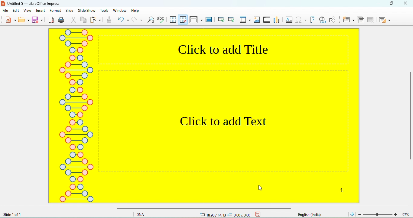  Describe the element at coordinates (162, 20) in the screenshot. I see `spelling` at that location.